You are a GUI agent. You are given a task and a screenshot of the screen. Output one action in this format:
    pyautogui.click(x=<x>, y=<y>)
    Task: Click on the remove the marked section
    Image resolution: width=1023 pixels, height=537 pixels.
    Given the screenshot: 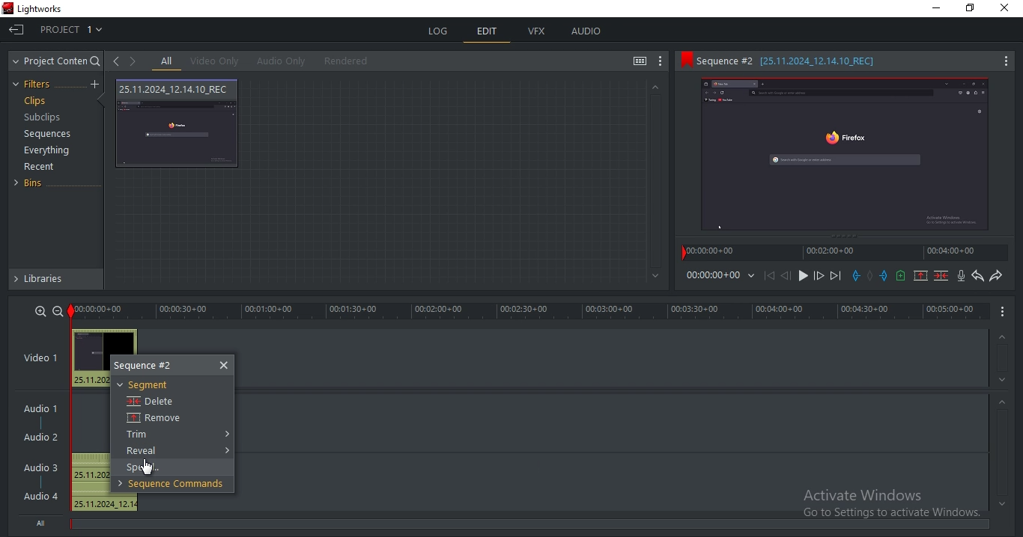 What is the action you would take?
    pyautogui.click(x=921, y=276)
    